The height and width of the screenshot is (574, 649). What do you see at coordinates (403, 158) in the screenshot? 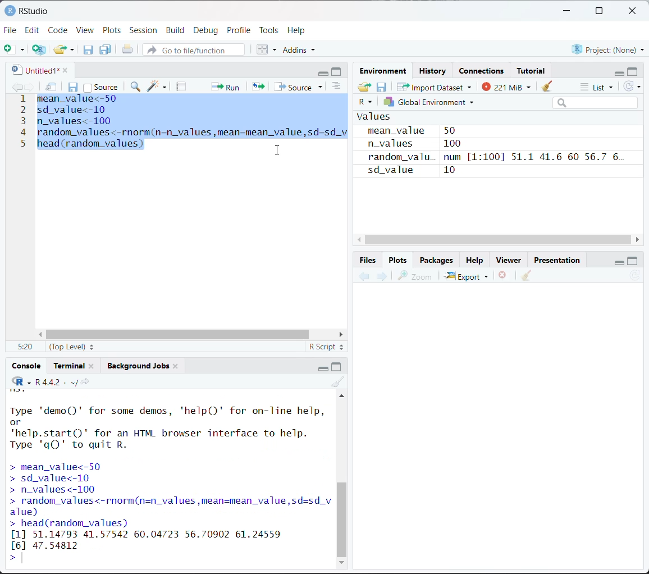
I see `random_valu.` at bounding box center [403, 158].